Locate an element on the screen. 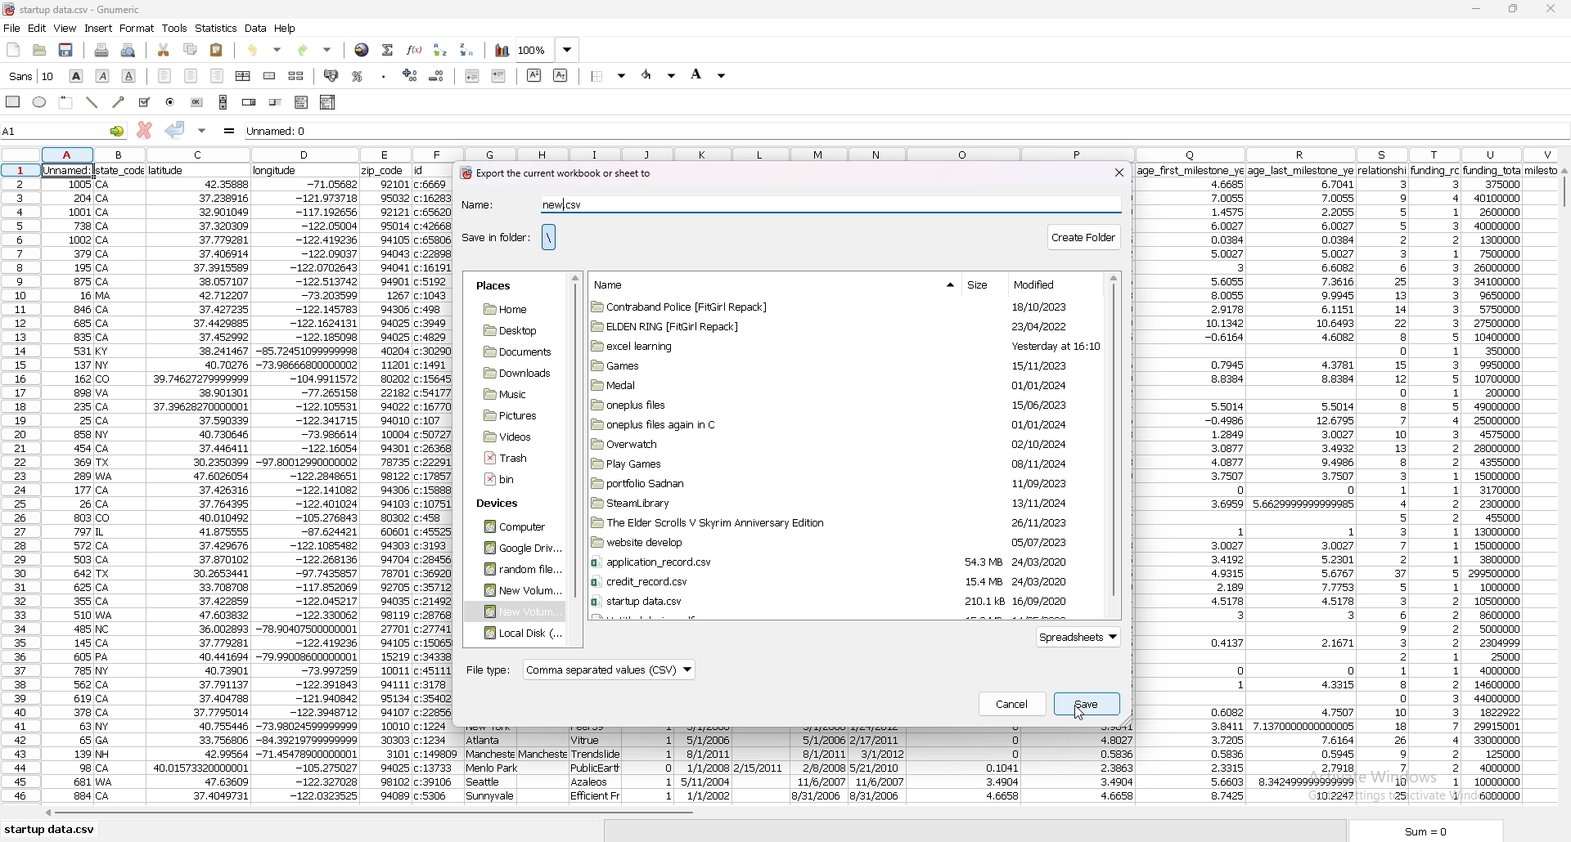 The width and height of the screenshot is (1571, 842). folder is located at coordinates (836, 405).